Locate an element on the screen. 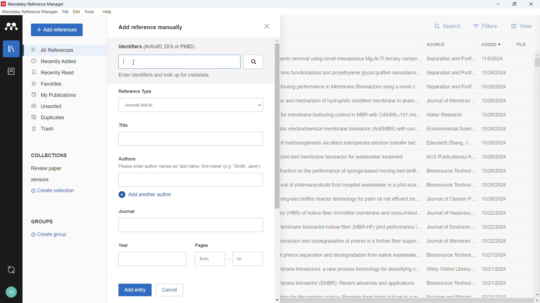 Image resolution: width=540 pixels, height=303 pixels. Sync  is located at coordinates (11, 270).